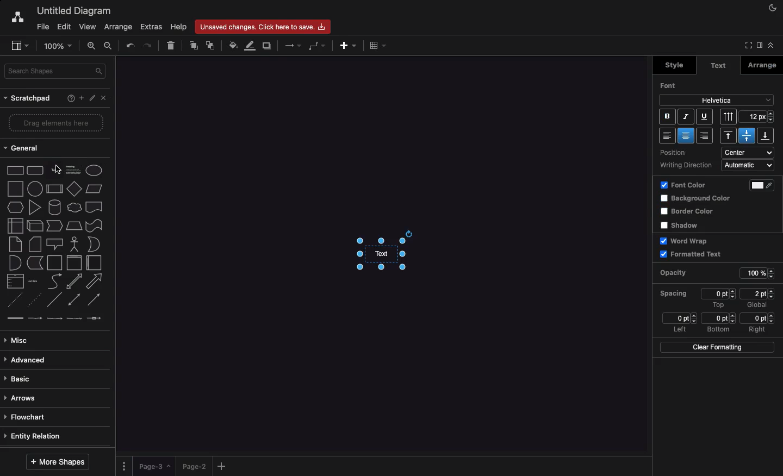 The width and height of the screenshot is (783, 476). Describe the element at coordinates (94, 171) in the screenshot. I see `Ellipse` at that location.